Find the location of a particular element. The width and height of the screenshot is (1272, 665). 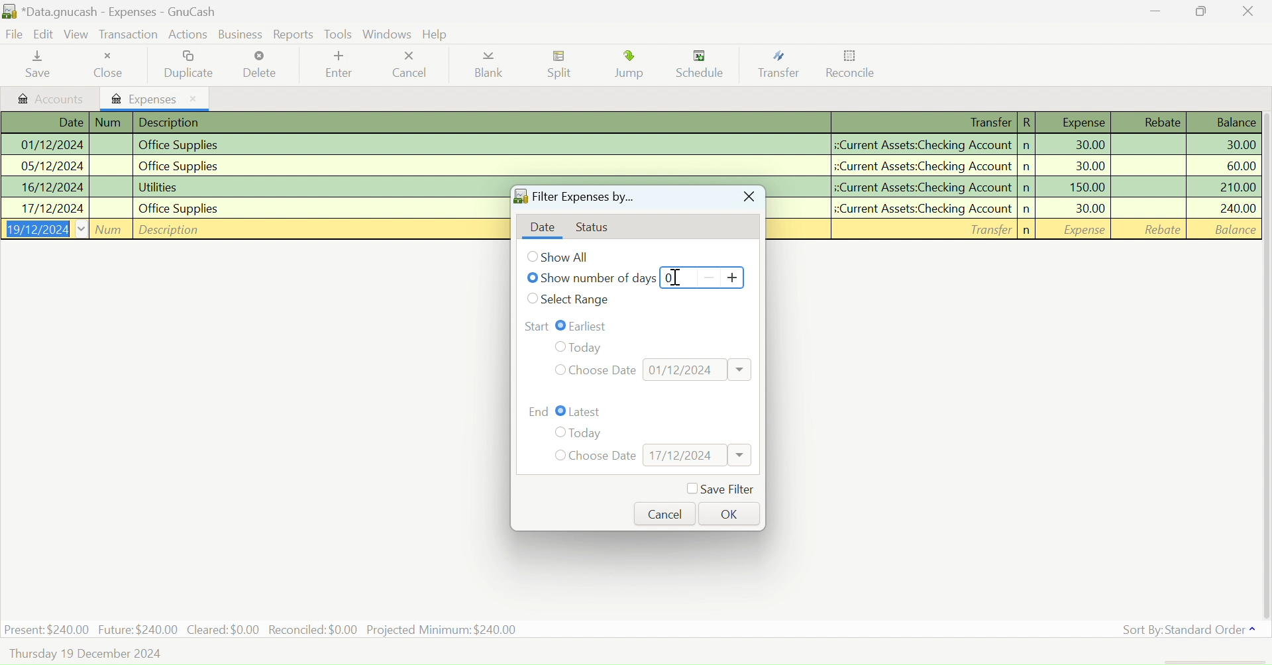

Checkbox is located at coordinates (561, 325).